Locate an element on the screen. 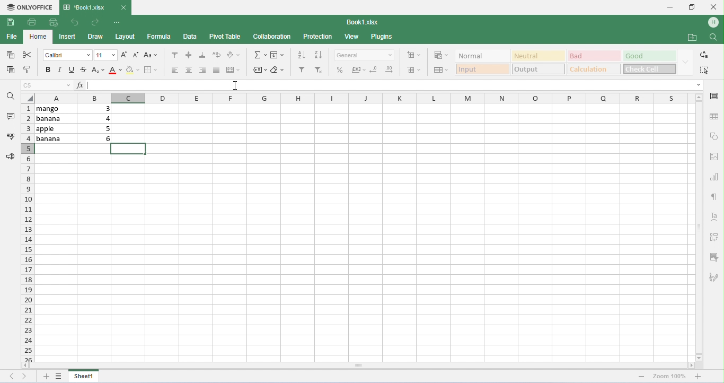  onlyoffice is located at coordinates (30, 7).